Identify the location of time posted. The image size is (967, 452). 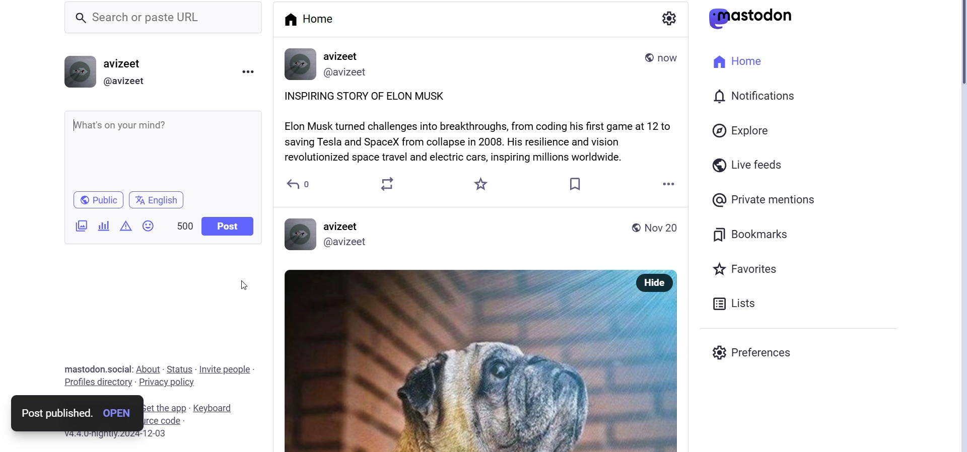
(670, 59).